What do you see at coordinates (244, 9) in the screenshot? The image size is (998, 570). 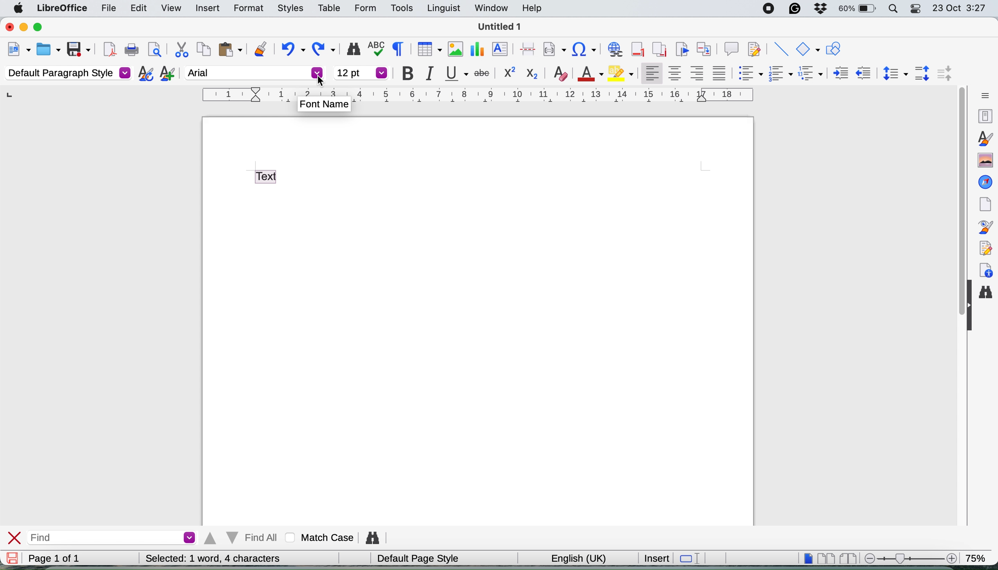 I see `format` at bounding box center [244, 9].